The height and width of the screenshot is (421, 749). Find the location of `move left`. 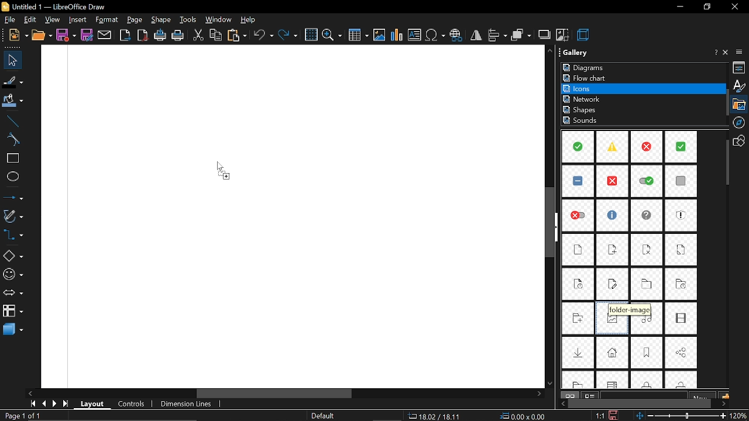

move left is located at coordinates (561, 403).